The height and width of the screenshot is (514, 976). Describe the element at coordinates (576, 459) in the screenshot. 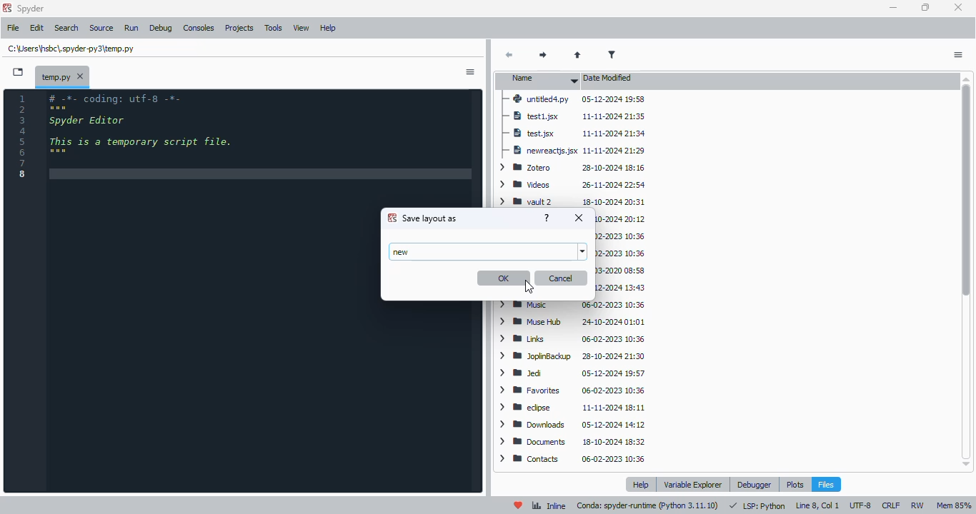

I see `contacts` at that location.